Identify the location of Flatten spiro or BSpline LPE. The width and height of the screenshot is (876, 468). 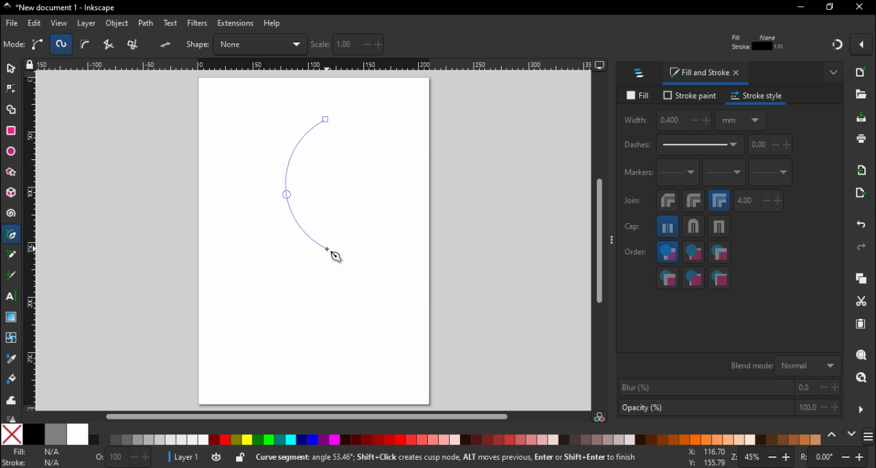
(167, 44).